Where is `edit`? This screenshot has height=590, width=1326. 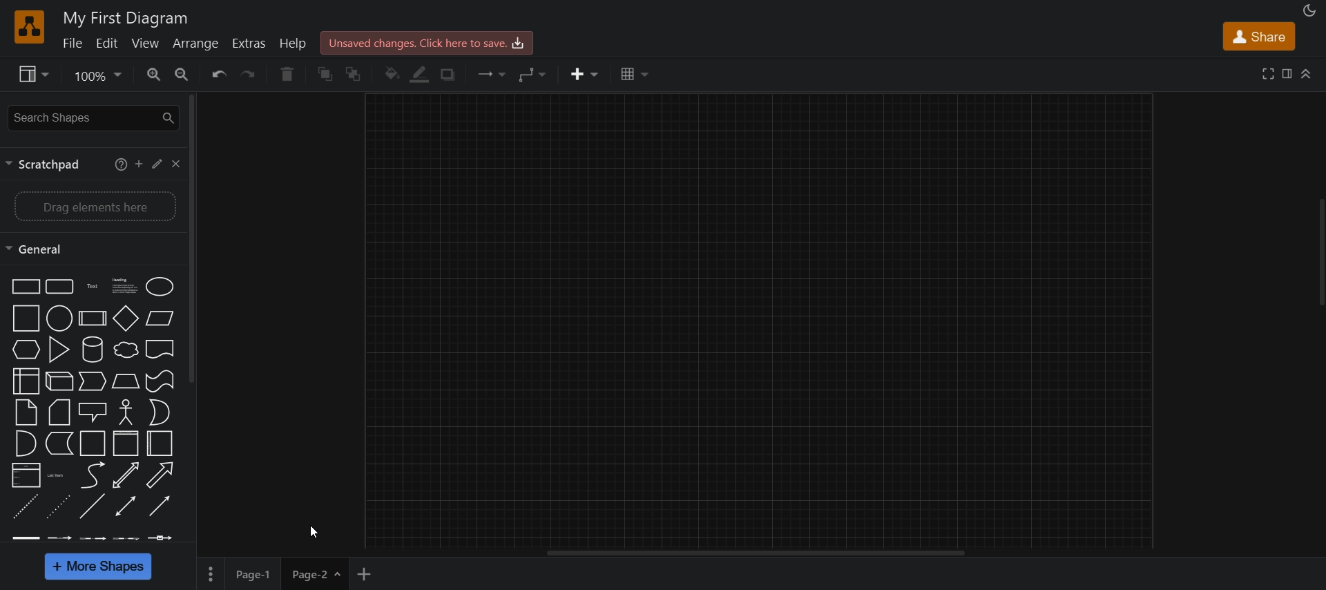 edit is located at coordinates (161, 164).